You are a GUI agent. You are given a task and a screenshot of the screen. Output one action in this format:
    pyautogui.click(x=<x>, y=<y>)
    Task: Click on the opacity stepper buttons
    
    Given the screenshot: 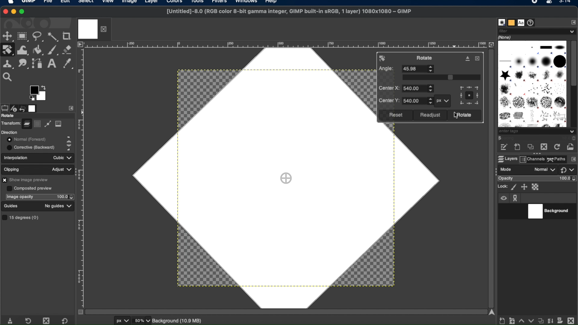 What is the action you would take?
    pyautogui.click(x=65, y=197)
    